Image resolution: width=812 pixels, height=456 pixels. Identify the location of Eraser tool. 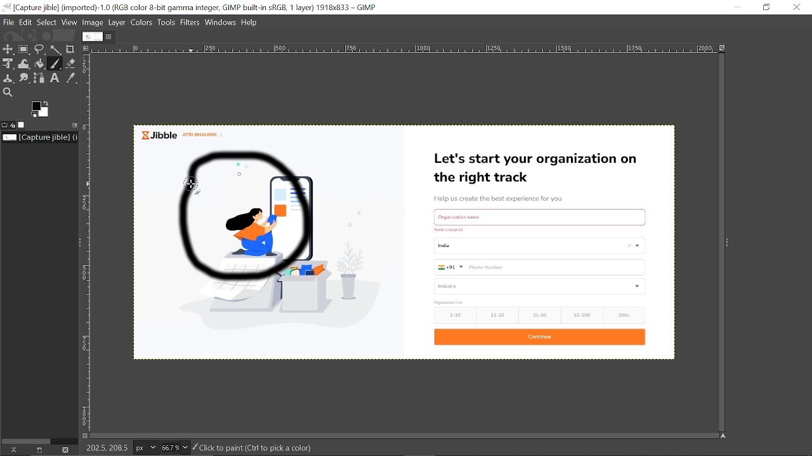
(71, 63).